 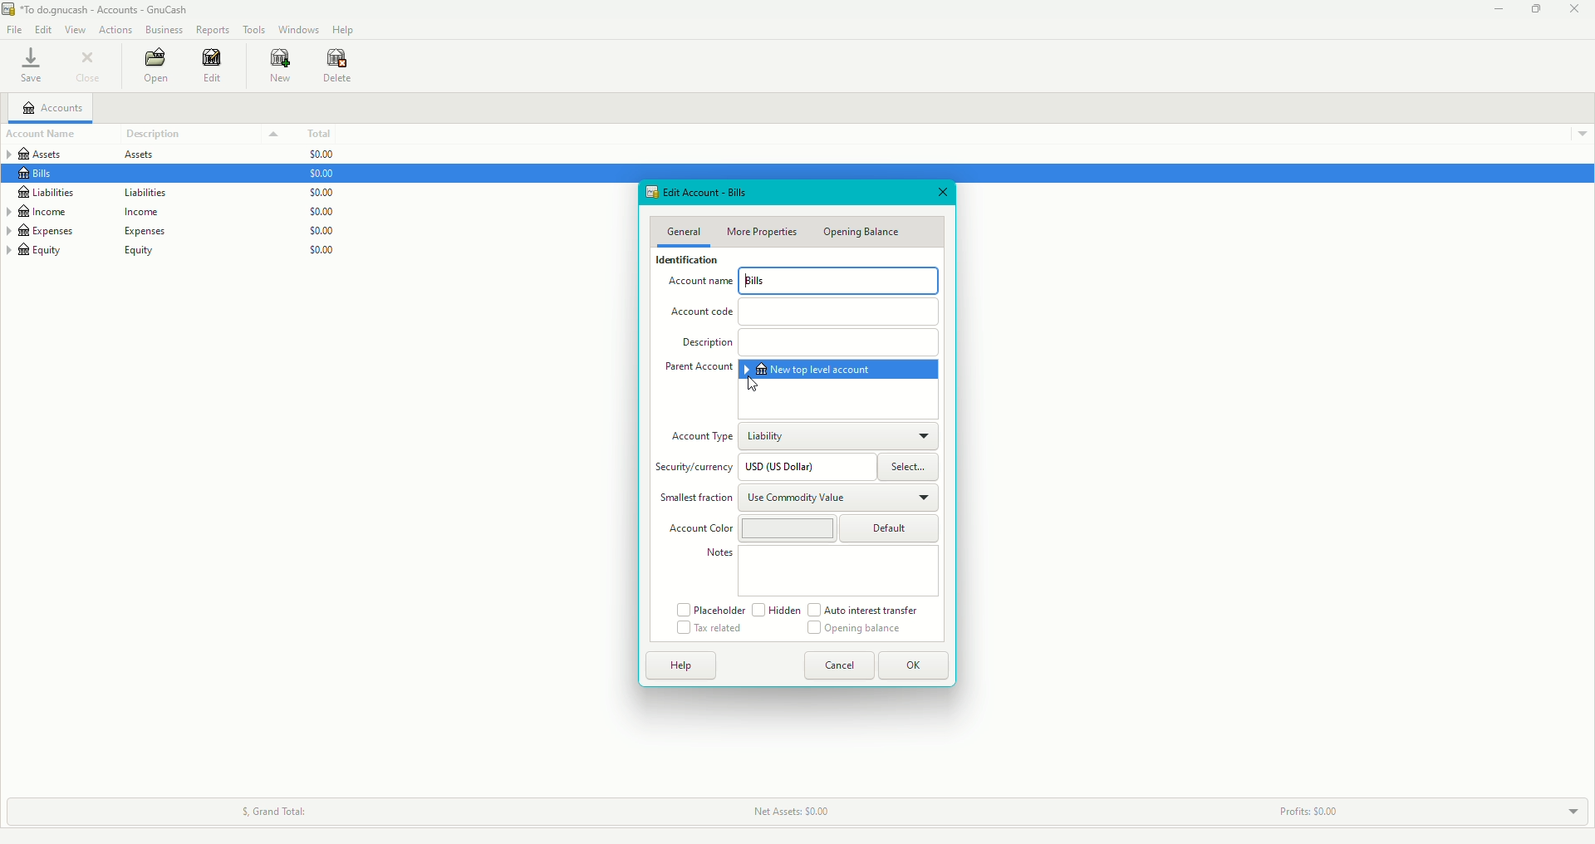 I want to click on Liabilities, so click(x=127, y=193).